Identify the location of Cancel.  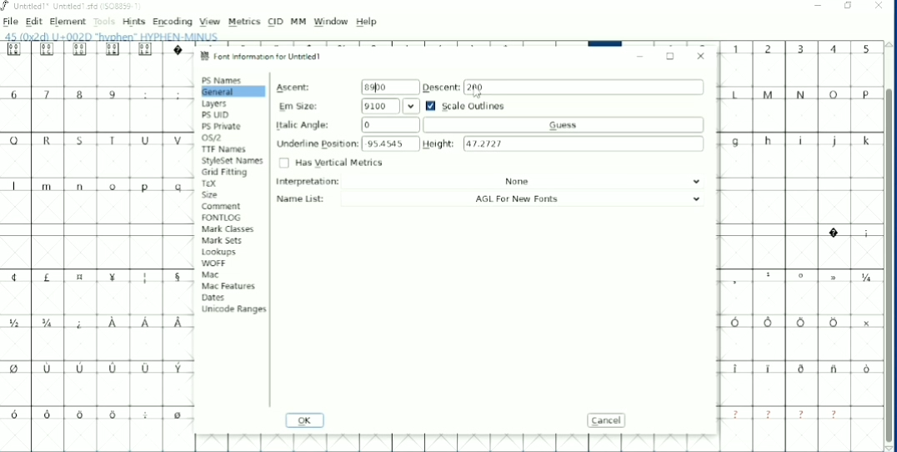
(609, 420).